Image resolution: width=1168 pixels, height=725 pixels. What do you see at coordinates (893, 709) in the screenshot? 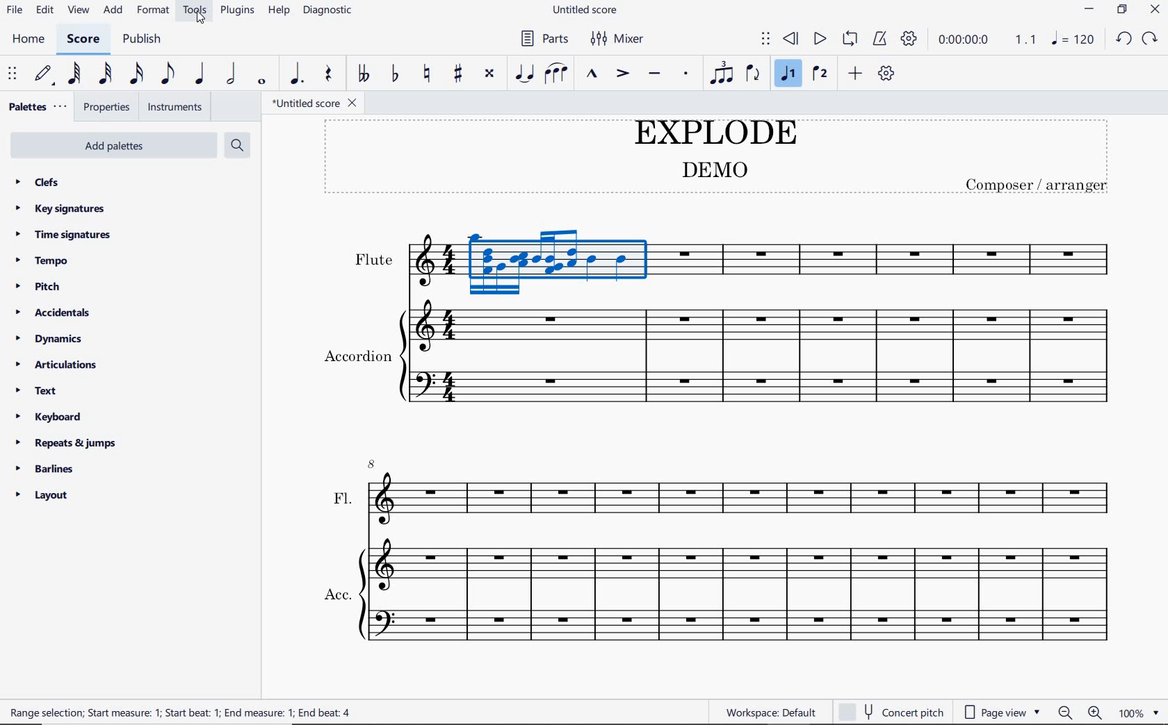
I see `concert pitch` at bounding box center [893, 709].